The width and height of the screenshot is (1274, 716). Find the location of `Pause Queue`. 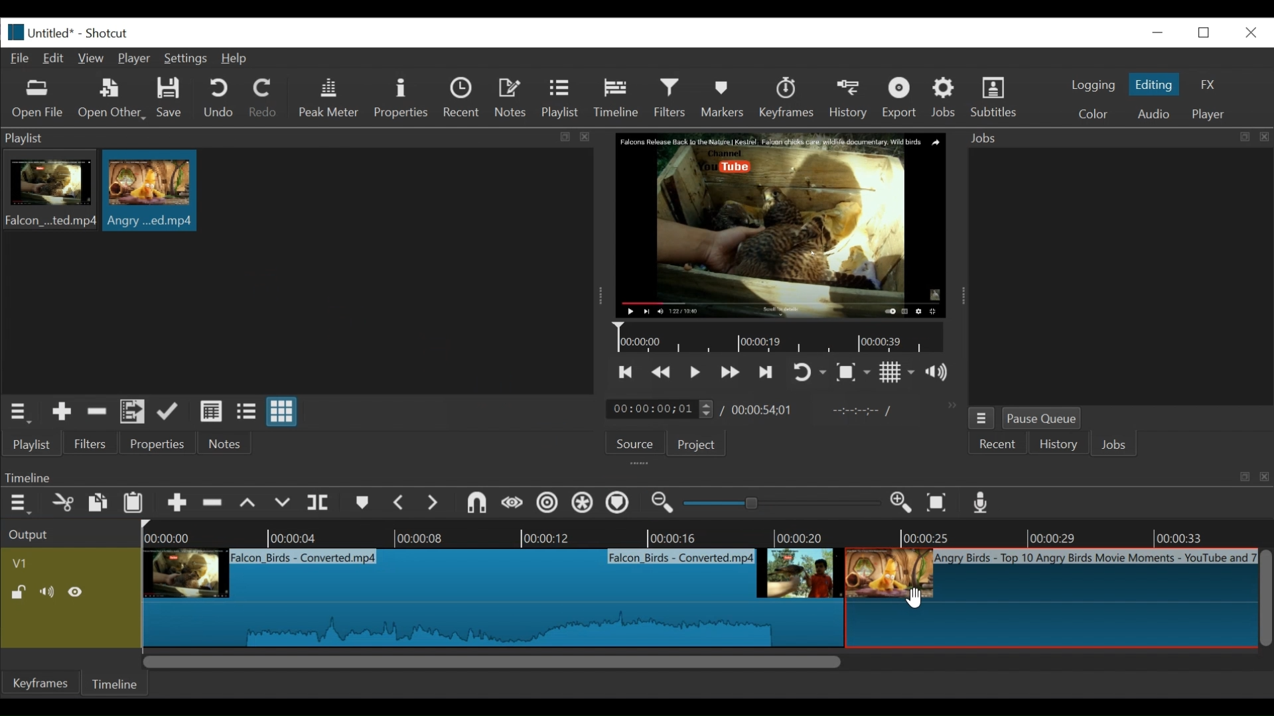

Pause Queue is located at coordinates (1042, 421).